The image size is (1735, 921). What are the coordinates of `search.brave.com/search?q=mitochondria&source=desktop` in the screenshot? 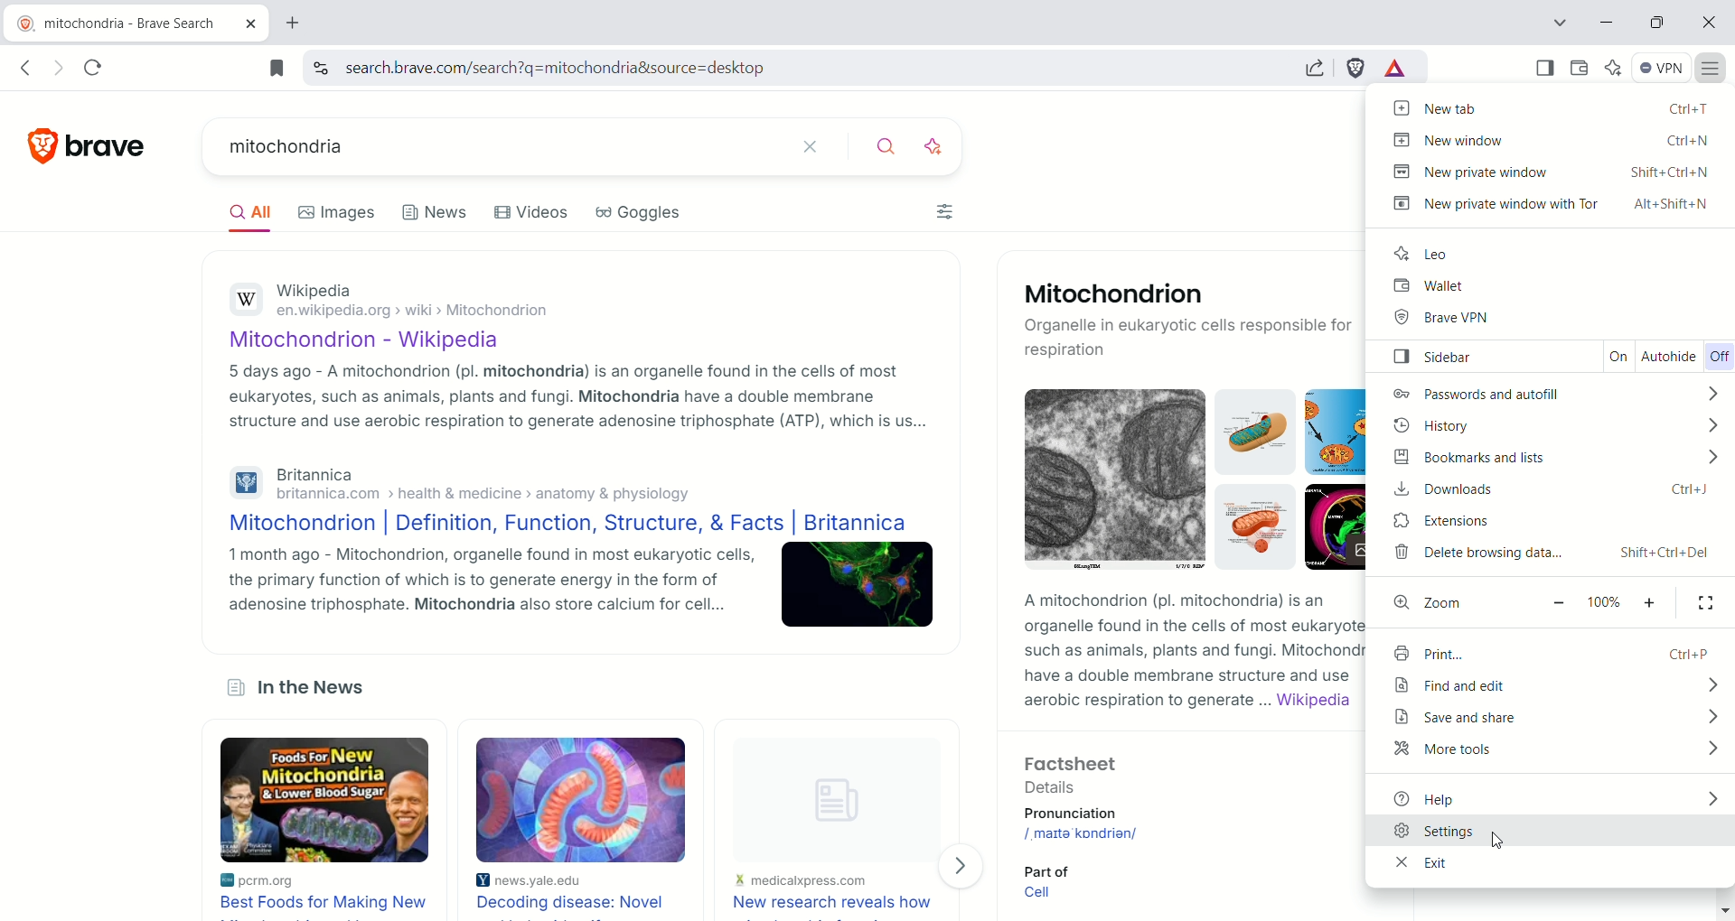 It's located at (792, 70).